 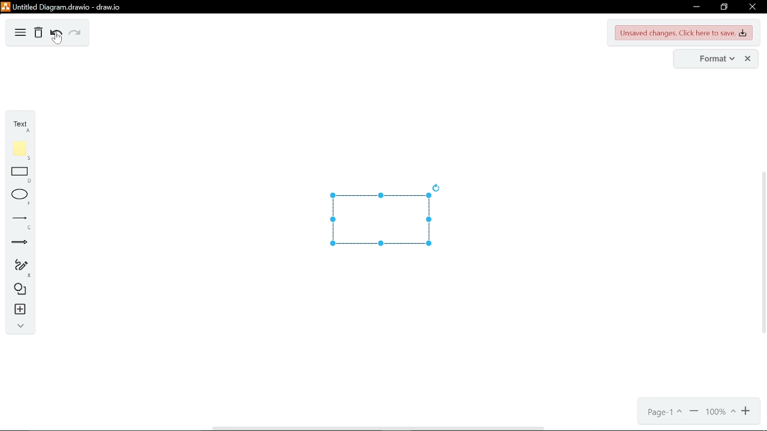 What do you see at coordinates (75, 34) in the screenshot?
I see `redo` at bounding box center [75, 34].